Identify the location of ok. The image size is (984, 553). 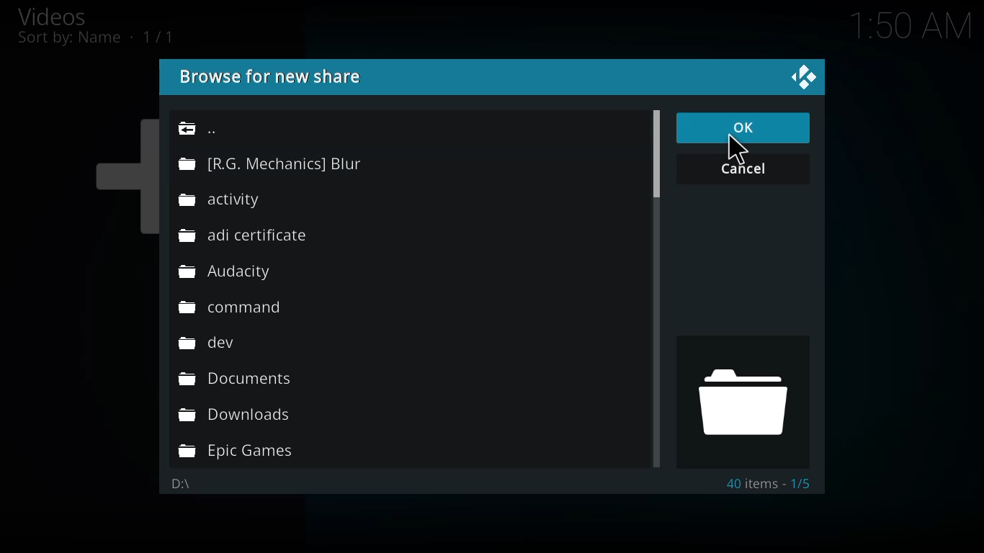
(745, 126).